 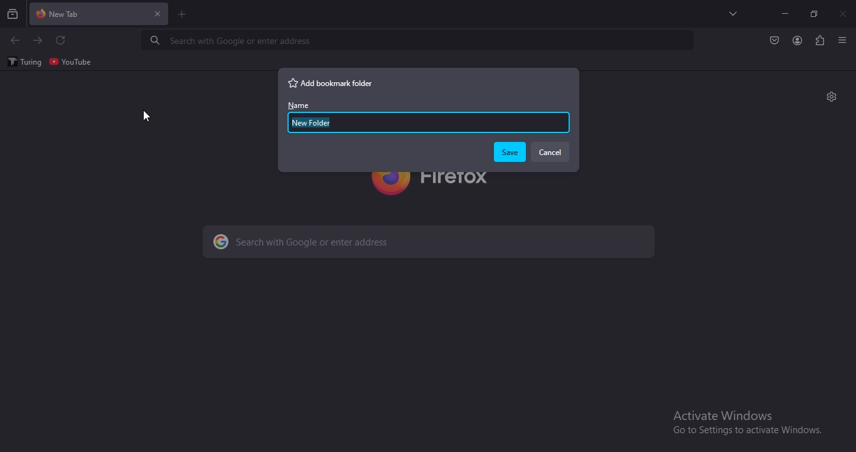 What do you see at coordinates (356, 240) in the screenshot?
I see `search with Google or enter address` at bounding box center [356, 240].